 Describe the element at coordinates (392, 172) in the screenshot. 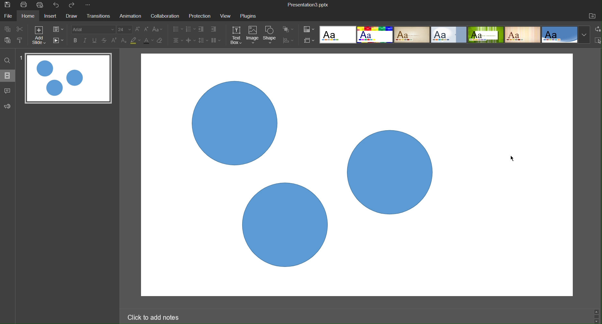

I see `Shape 2` at that location.